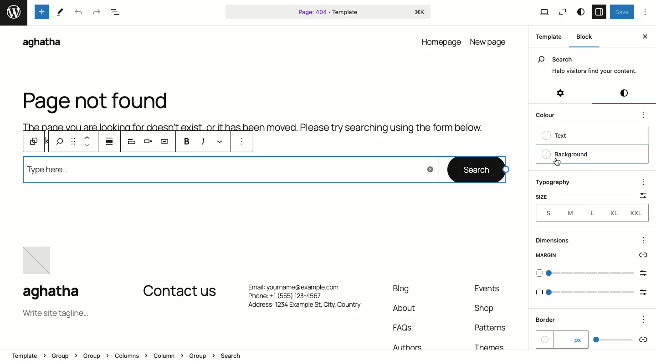  What do you see at coordinates (594, 293) in the screenshot?
I see `` at bounding box center [594, 293].